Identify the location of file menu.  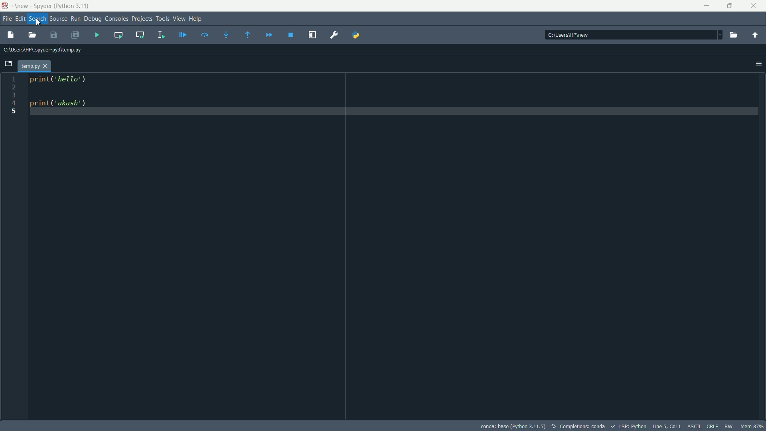
(6, 18).